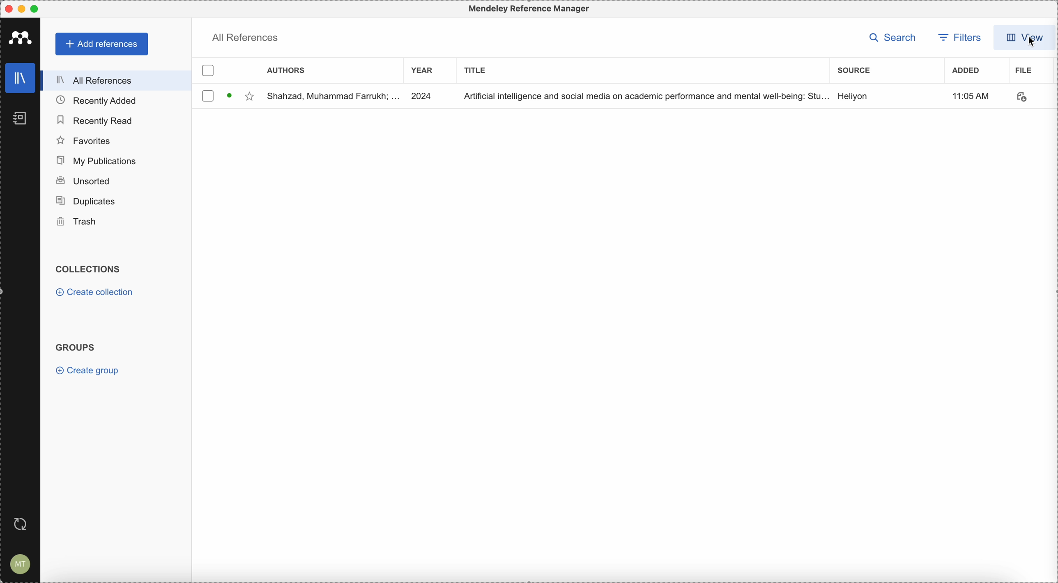 The image size is (1058, 583). What do you see at coordinates (854, 71) in the screenshot?
I see `source` at bounding box center [854, 71].